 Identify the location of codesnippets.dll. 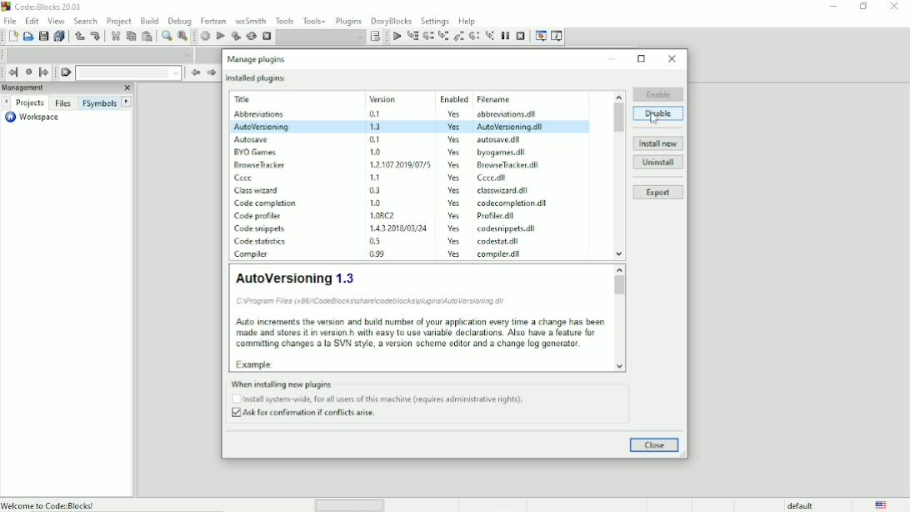
(505, 228).